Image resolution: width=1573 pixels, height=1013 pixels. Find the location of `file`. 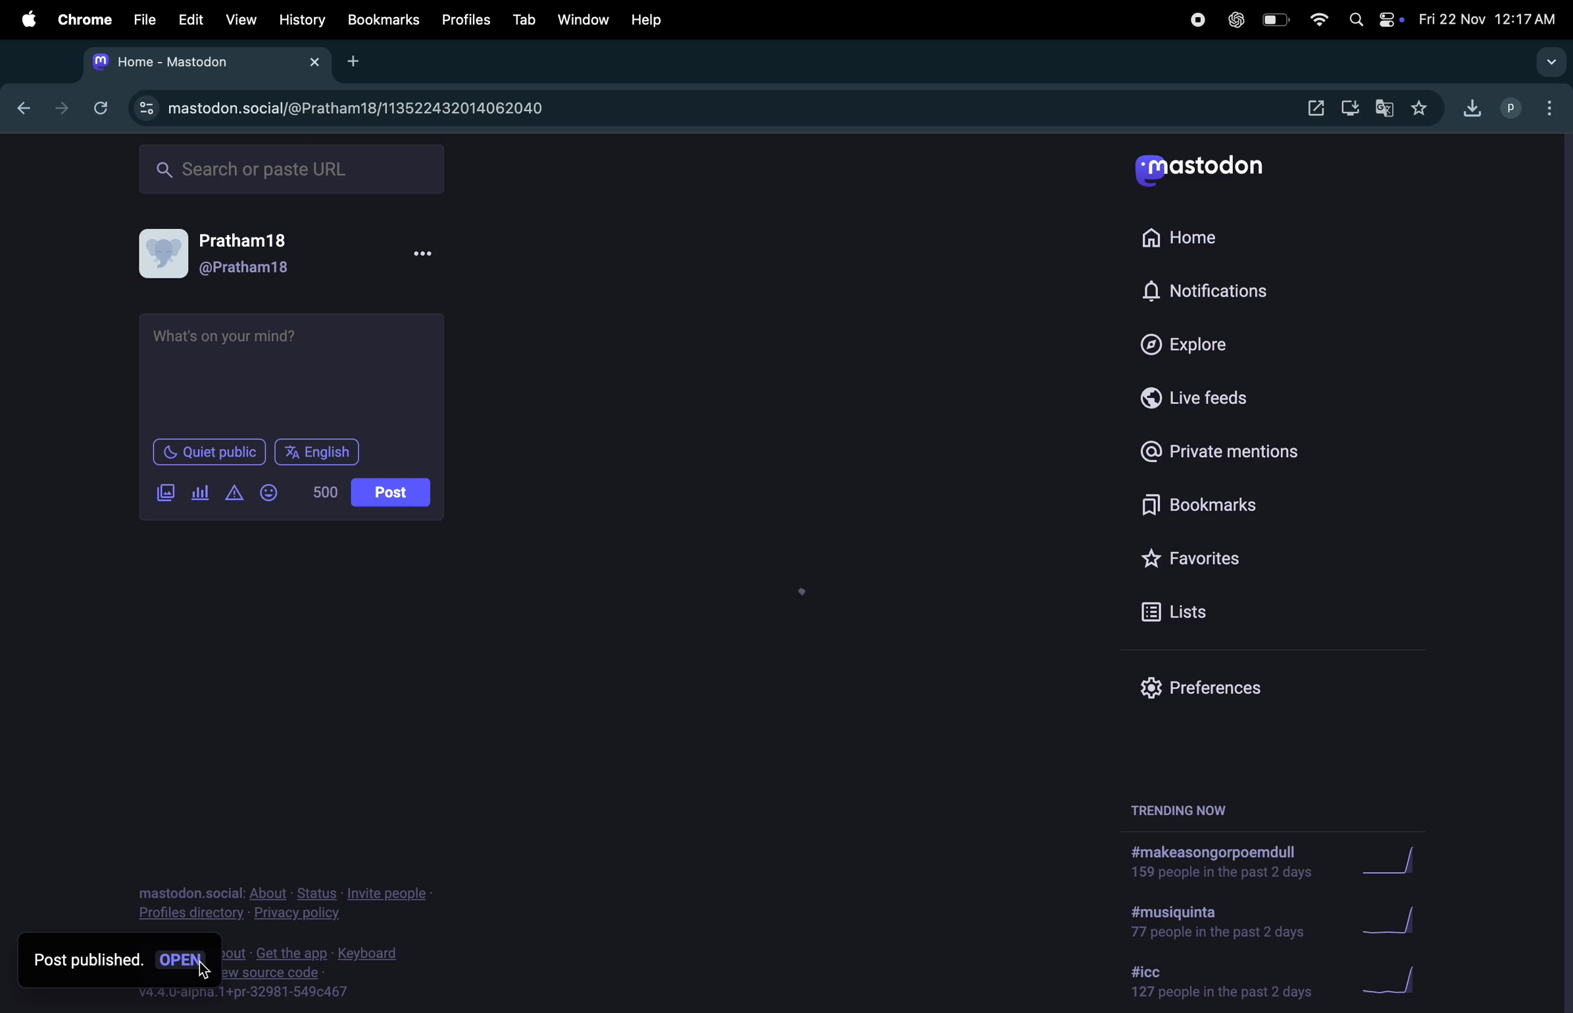

file is located at coordinates (141, 19).